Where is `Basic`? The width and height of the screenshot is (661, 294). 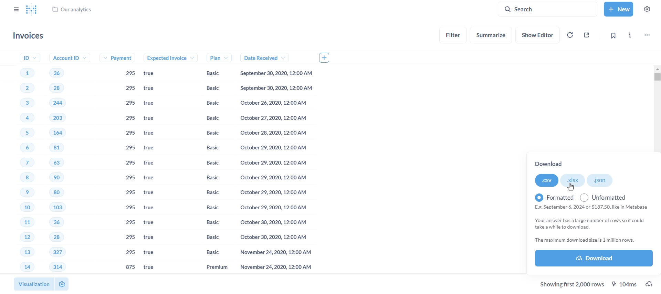 Basic is located at coordinates (208, 133).